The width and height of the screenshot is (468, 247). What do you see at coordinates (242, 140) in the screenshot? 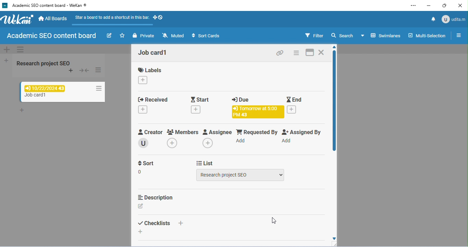
I see `add requester` at bounding box center [242, 140].